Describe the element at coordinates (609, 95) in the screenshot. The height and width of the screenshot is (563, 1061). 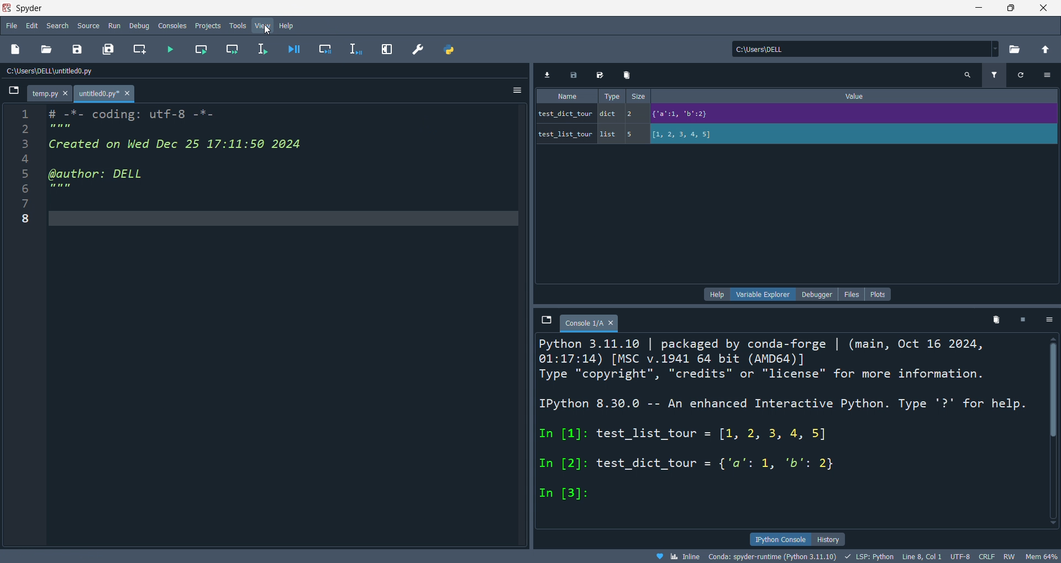
I see `type` at that location.